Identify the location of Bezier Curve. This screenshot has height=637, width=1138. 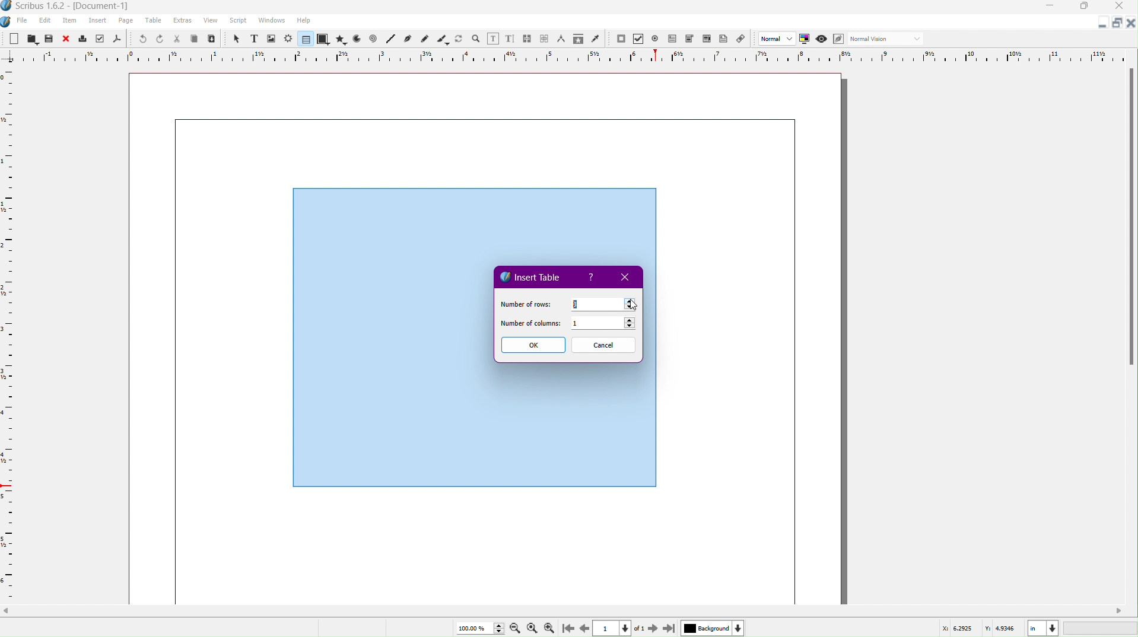
(408, 39).